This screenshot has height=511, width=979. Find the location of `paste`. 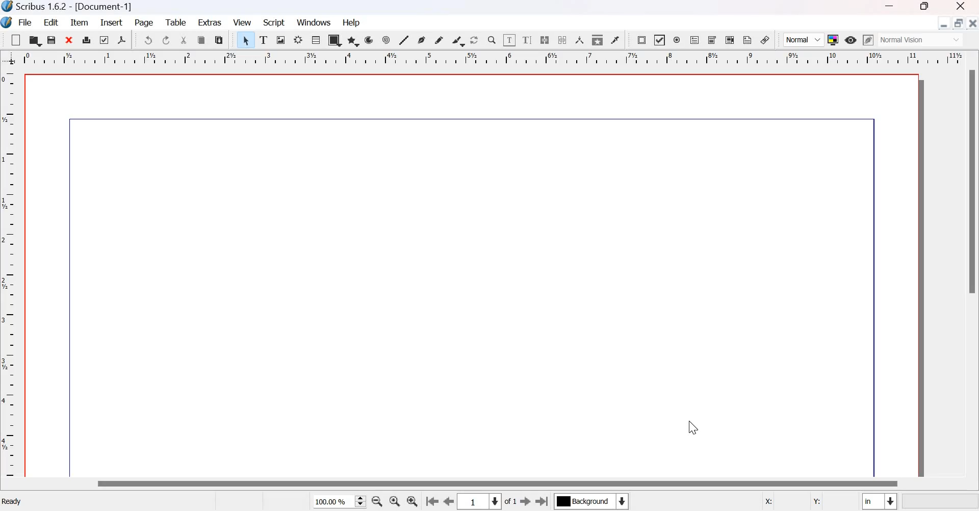

paste is located at coordinates (220, 39).